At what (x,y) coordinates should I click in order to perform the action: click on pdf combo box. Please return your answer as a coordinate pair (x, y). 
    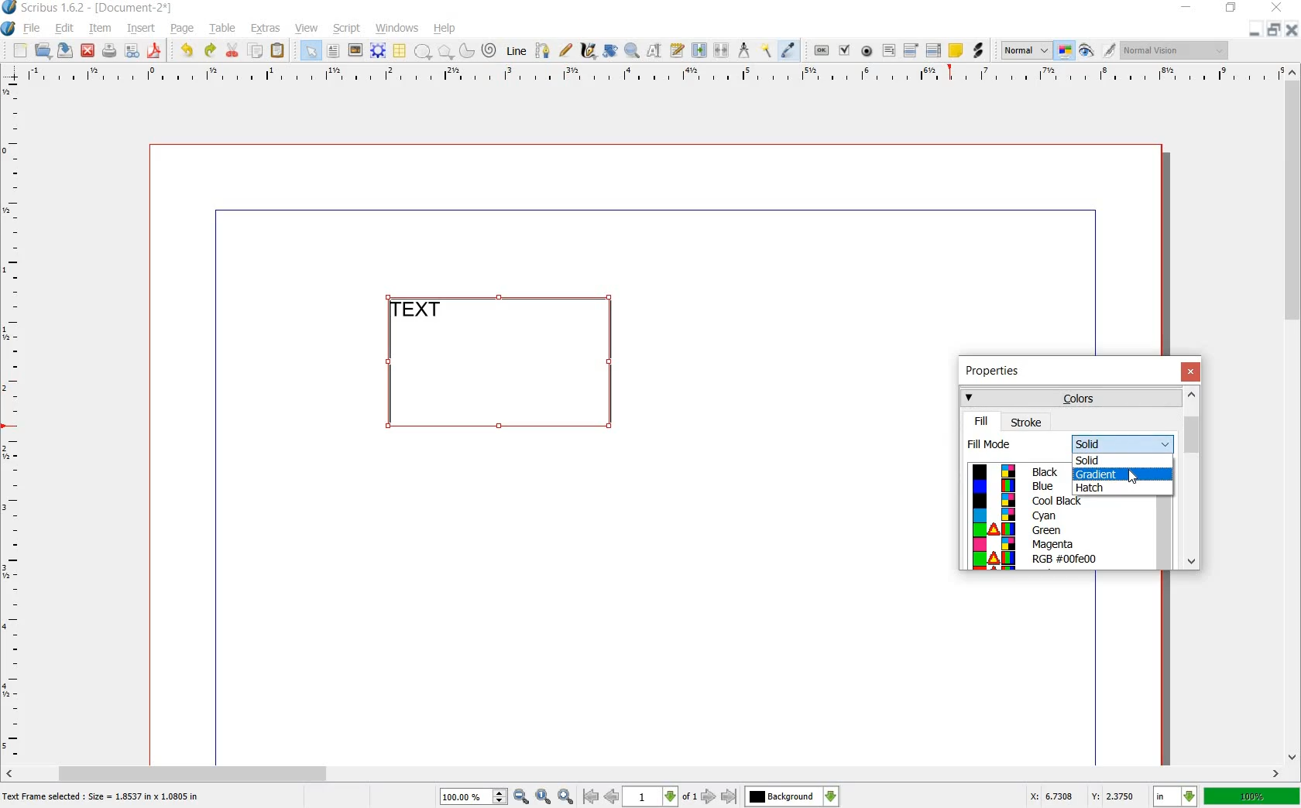
    Looking at the image, I should click on (911, 50).